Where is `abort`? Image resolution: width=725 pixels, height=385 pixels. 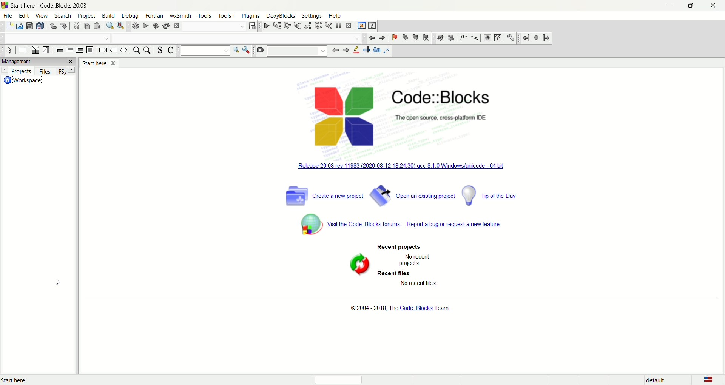
abort is located at coordinates (176, 26).